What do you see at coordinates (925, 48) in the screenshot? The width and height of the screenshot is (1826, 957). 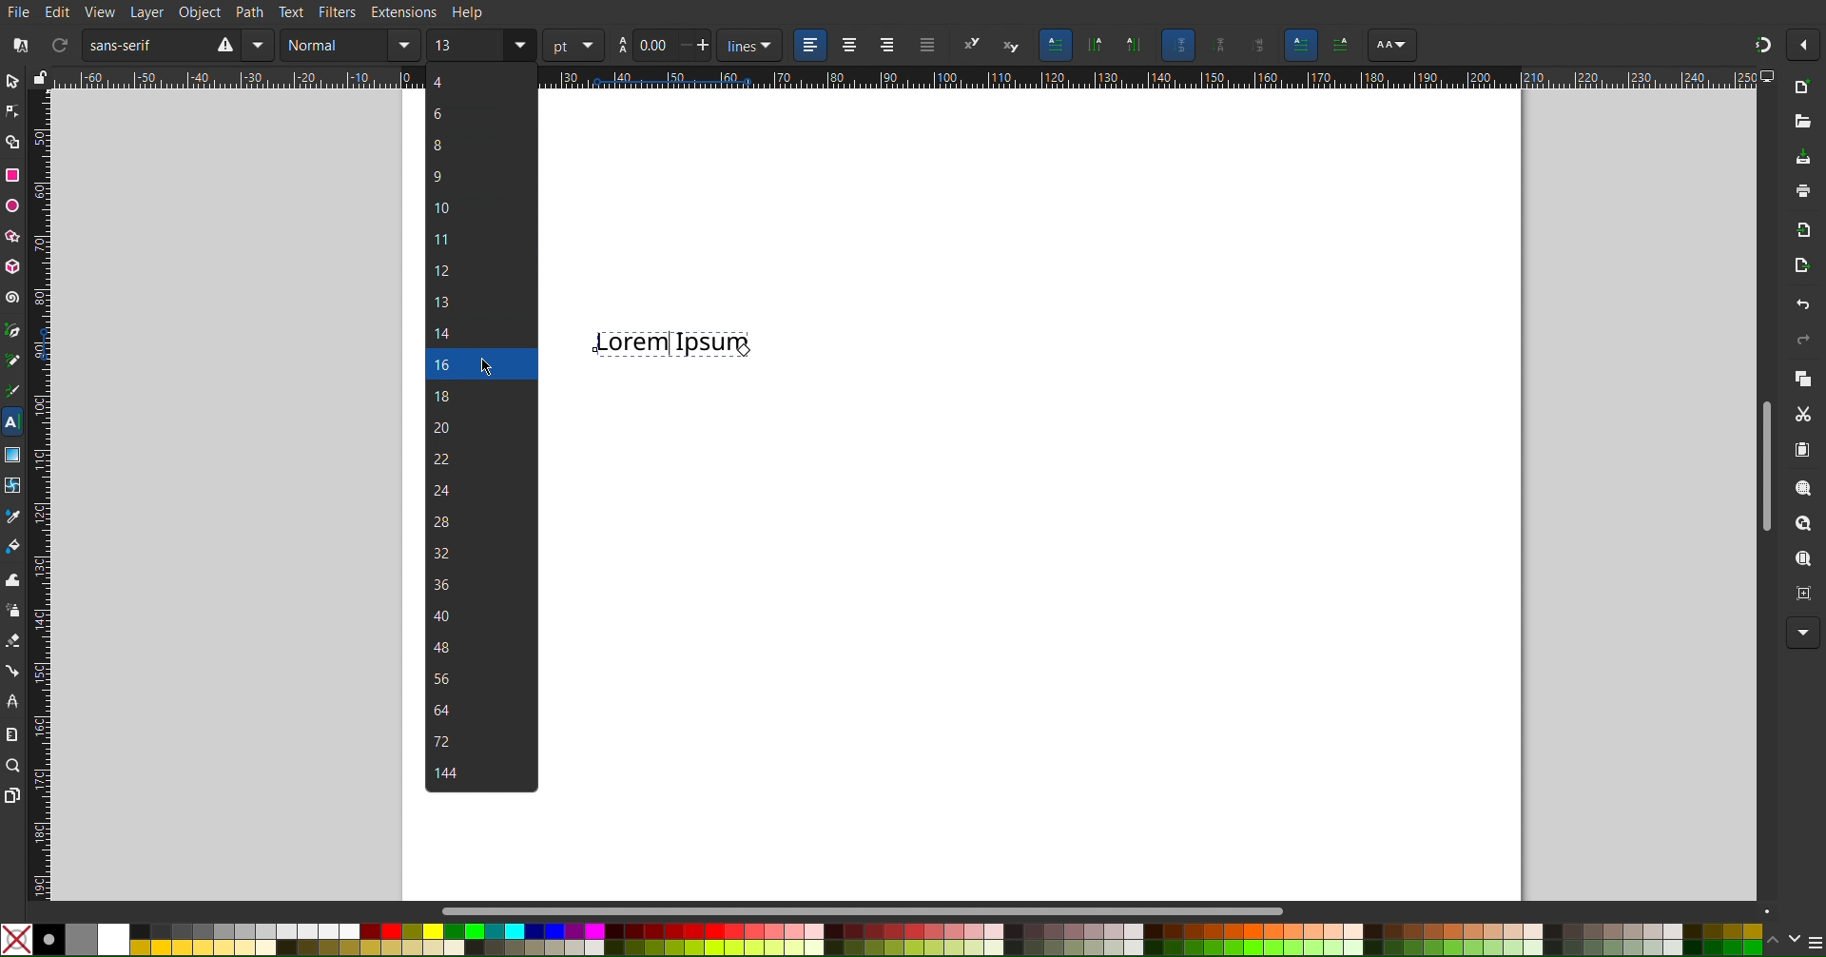 I see `align` at bounding box center [925, 48].